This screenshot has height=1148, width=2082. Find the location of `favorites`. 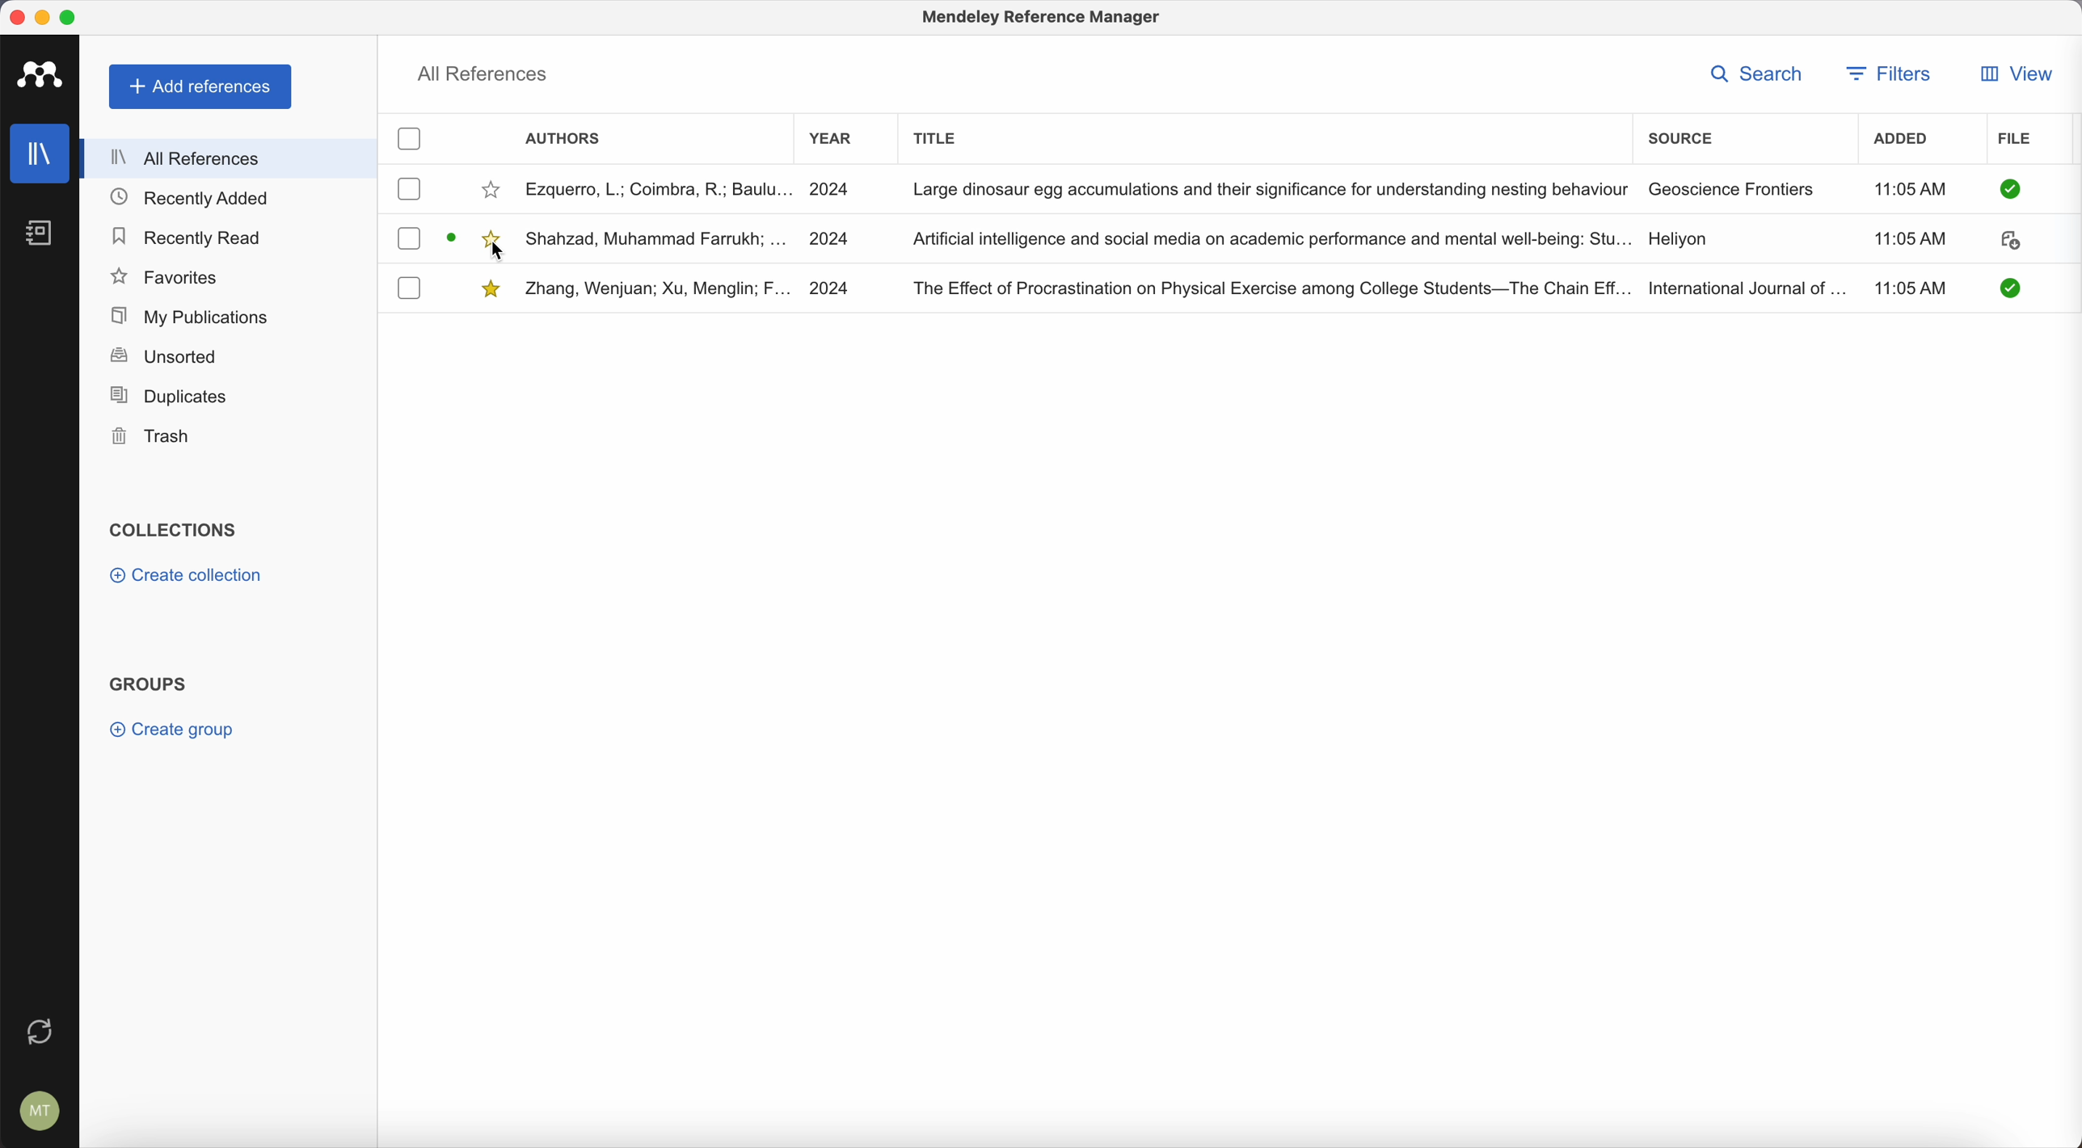

favorites is located at coordinates (166, 275).